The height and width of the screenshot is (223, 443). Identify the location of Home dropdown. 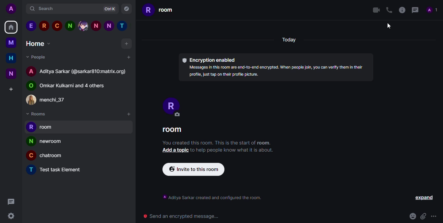
(40, 44).